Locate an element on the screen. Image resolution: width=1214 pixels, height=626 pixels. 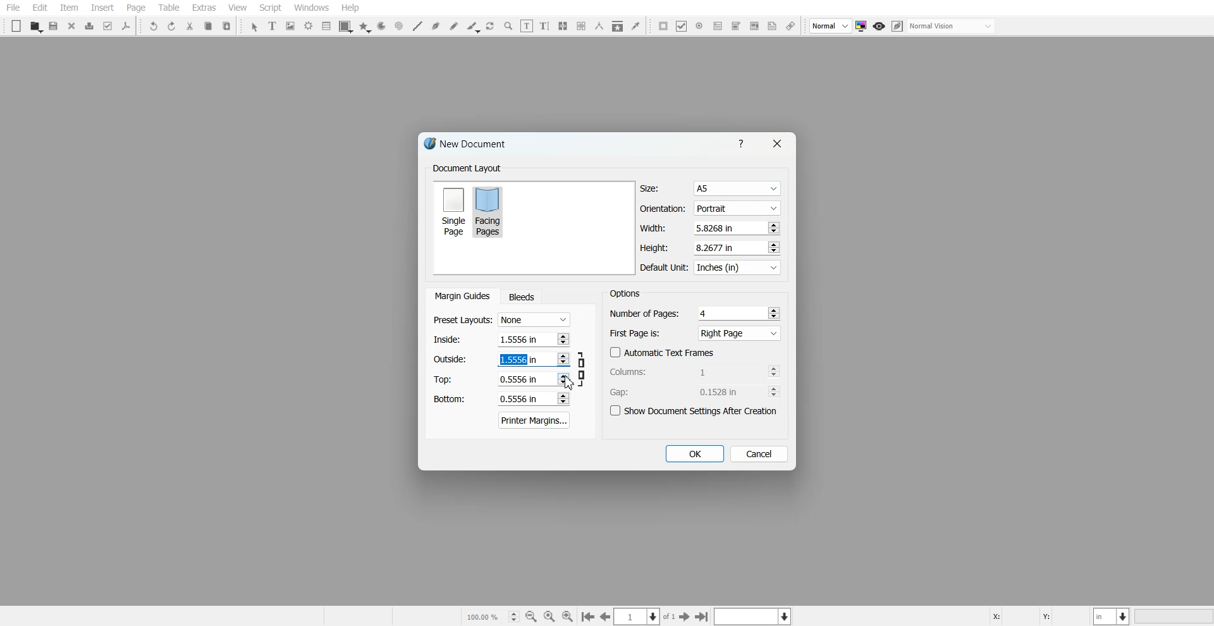
Paste is located at coordinates (227, 25).